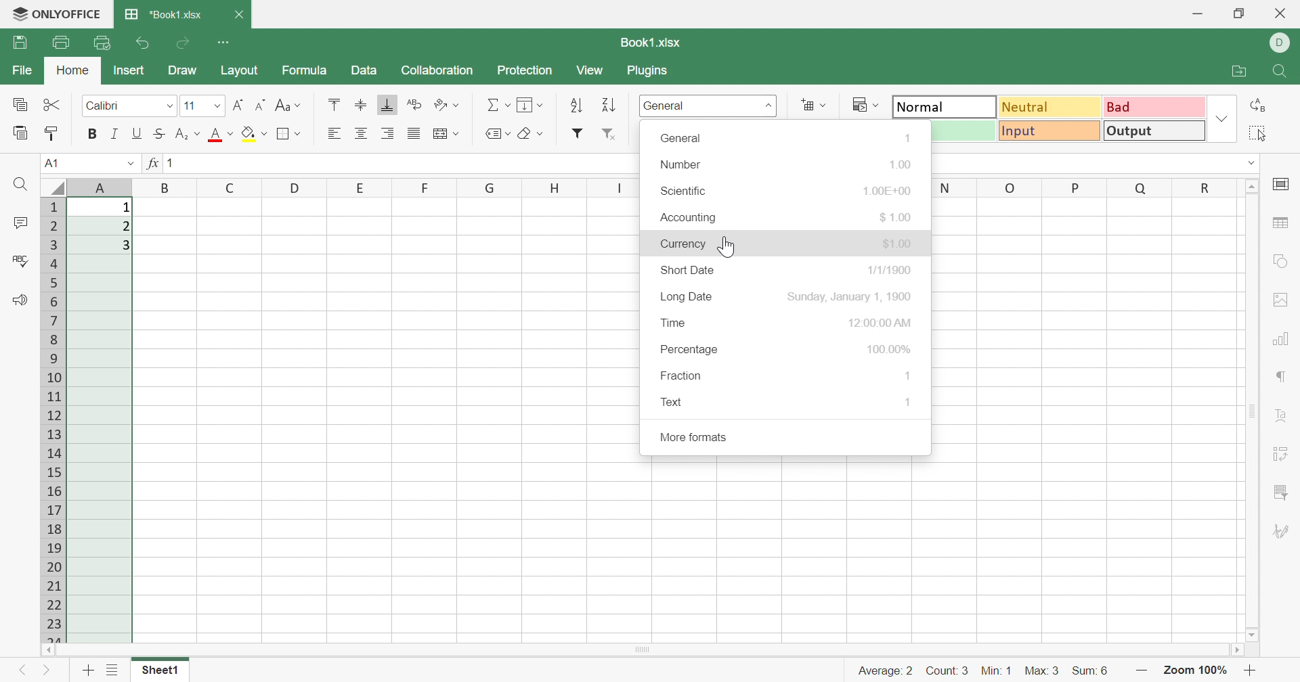 The width and height of the screenshot is (1300, 682). Describe the element at coordinates (70, 12) in the screenshot. I see `ONLYOFFICE` at that location.